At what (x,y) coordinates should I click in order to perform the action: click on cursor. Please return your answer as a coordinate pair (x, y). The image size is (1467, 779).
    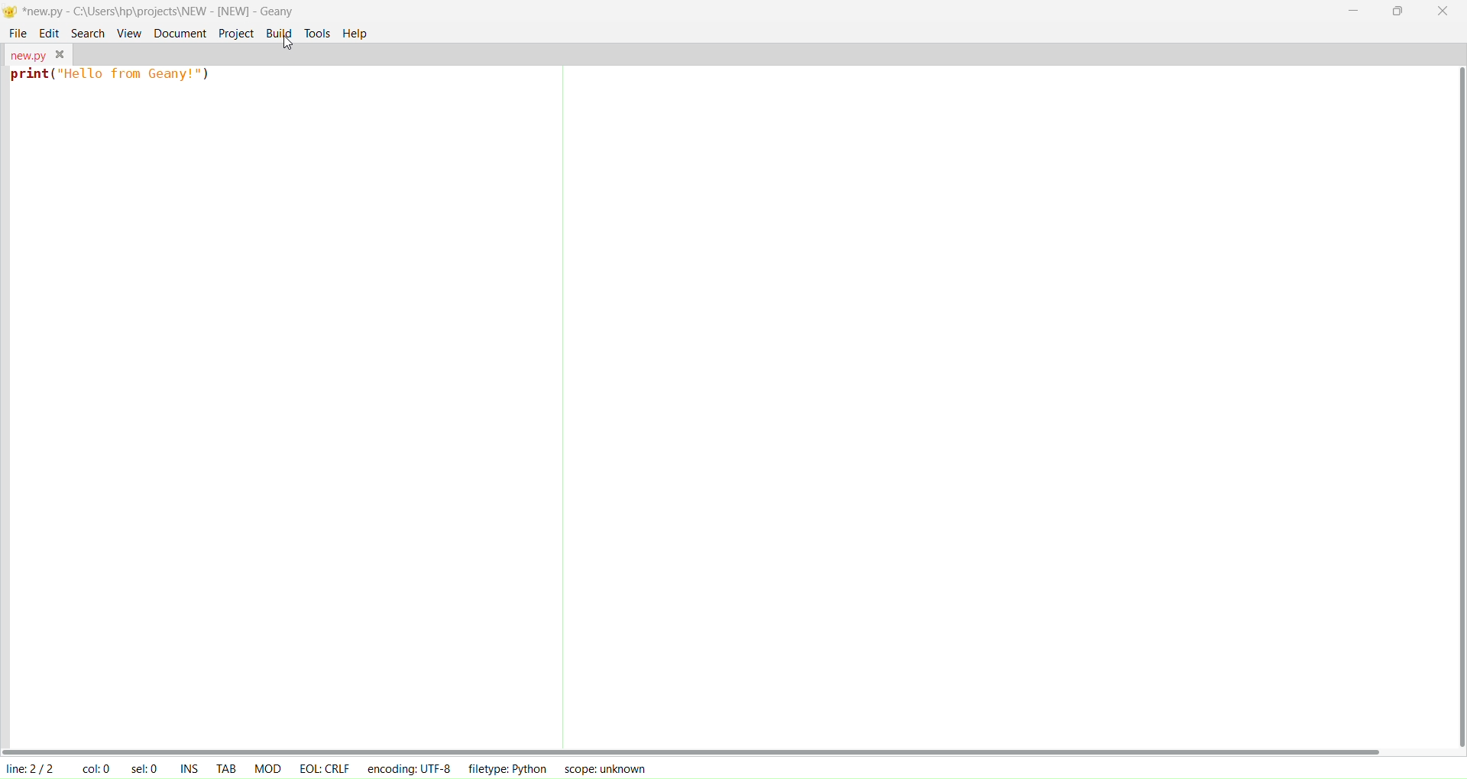
    Looking at the image, I should click on (280, 57).